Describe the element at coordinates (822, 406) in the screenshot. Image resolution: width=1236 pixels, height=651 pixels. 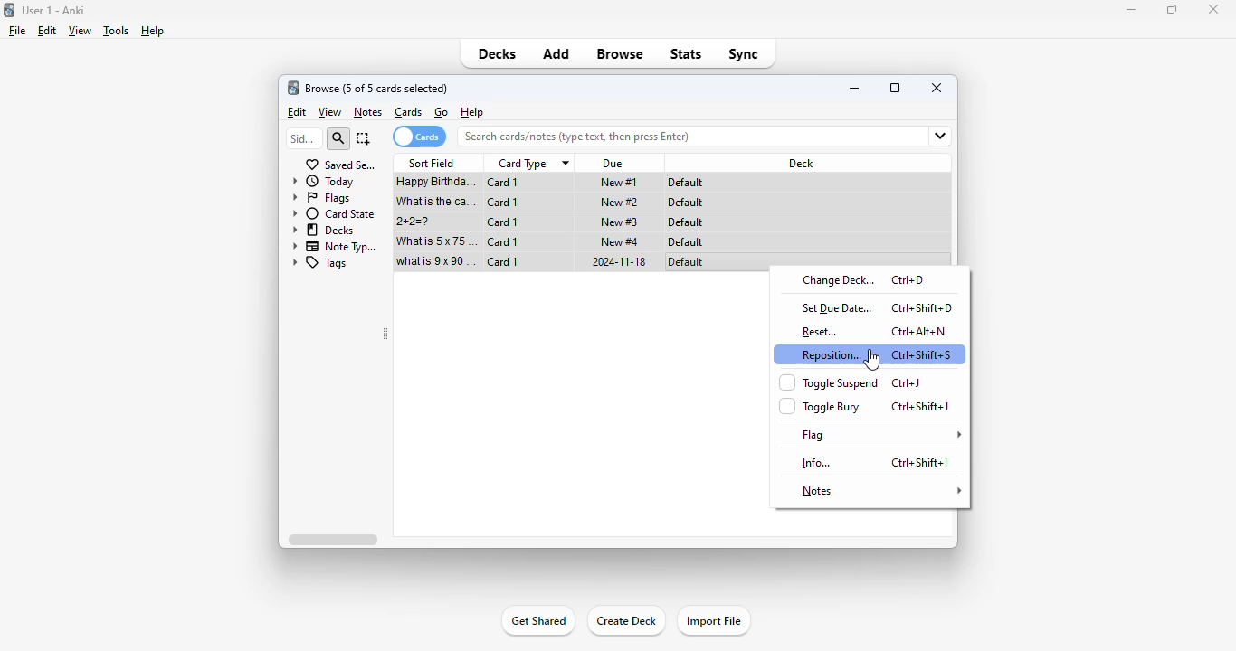
I see `toggle bury` at that location.